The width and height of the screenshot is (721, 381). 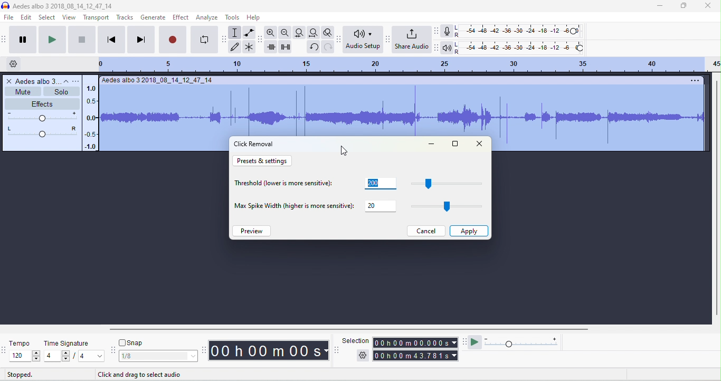 I want to click on undo, so click(x=315, y=47).